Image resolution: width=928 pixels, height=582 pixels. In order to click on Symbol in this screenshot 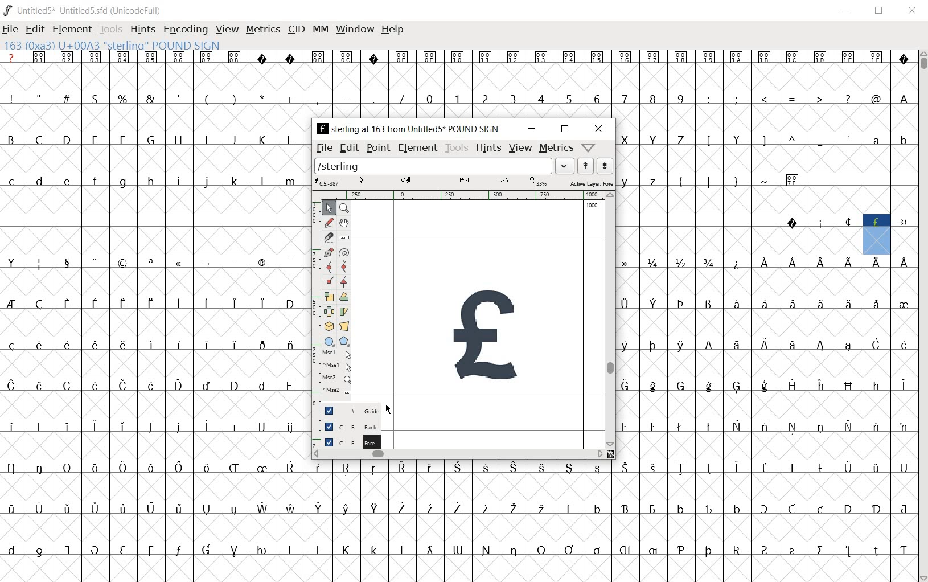, I will do `click(763, 346)`.